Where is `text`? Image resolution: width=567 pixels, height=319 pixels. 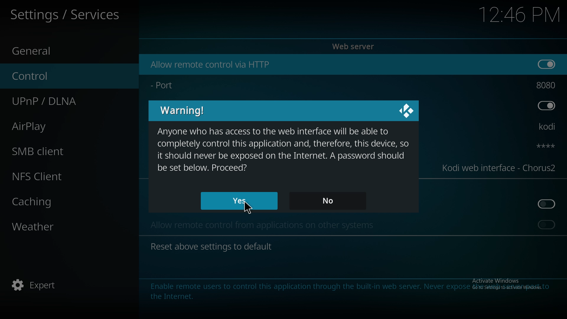 text is located at coordinates (269, 227).